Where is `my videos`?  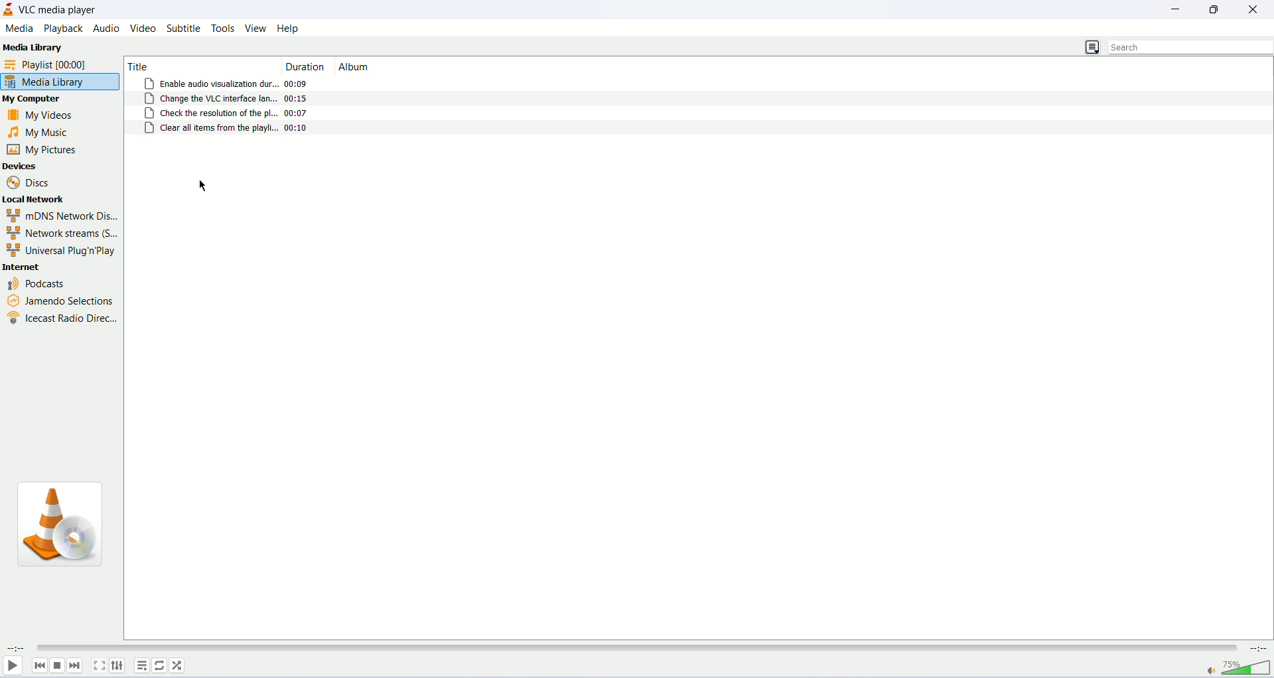
my videos is located at coordinates (42, 117).